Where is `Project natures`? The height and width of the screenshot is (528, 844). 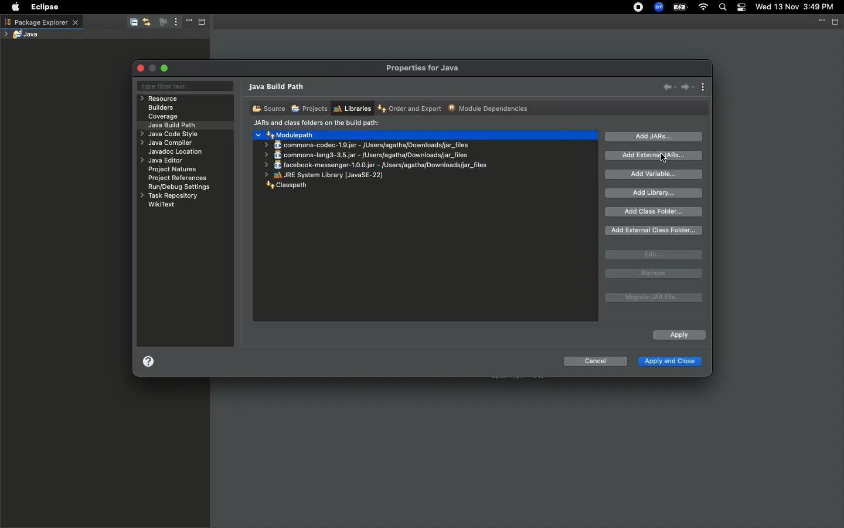
Project natures is located at coordinates (175, 171).